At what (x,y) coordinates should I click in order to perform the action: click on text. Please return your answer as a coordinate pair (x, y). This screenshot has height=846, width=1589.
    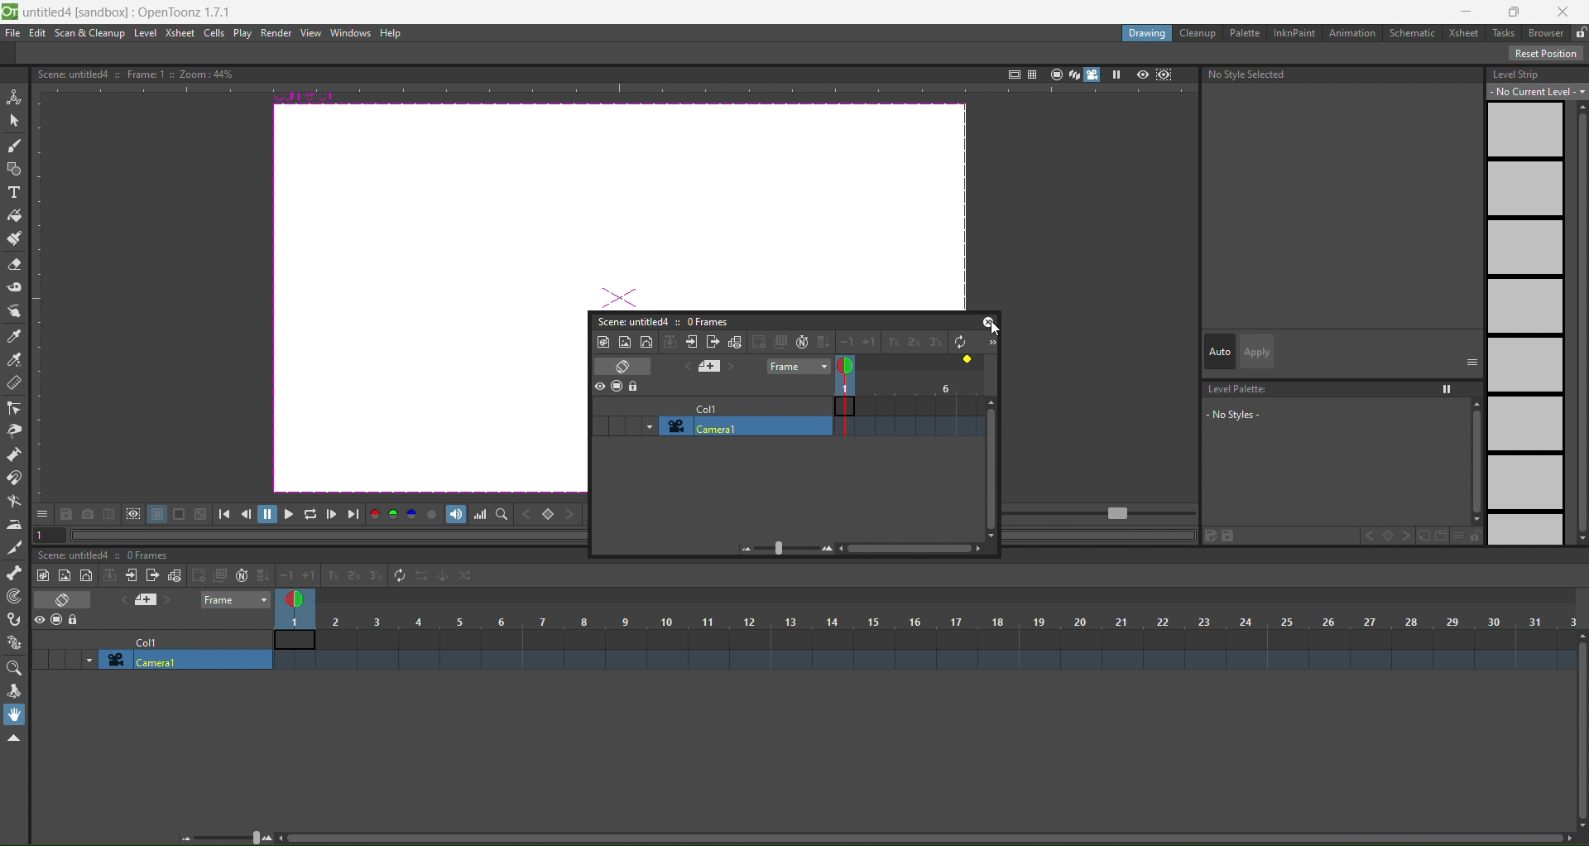
    Looking at the image, I should click on (134, 73).